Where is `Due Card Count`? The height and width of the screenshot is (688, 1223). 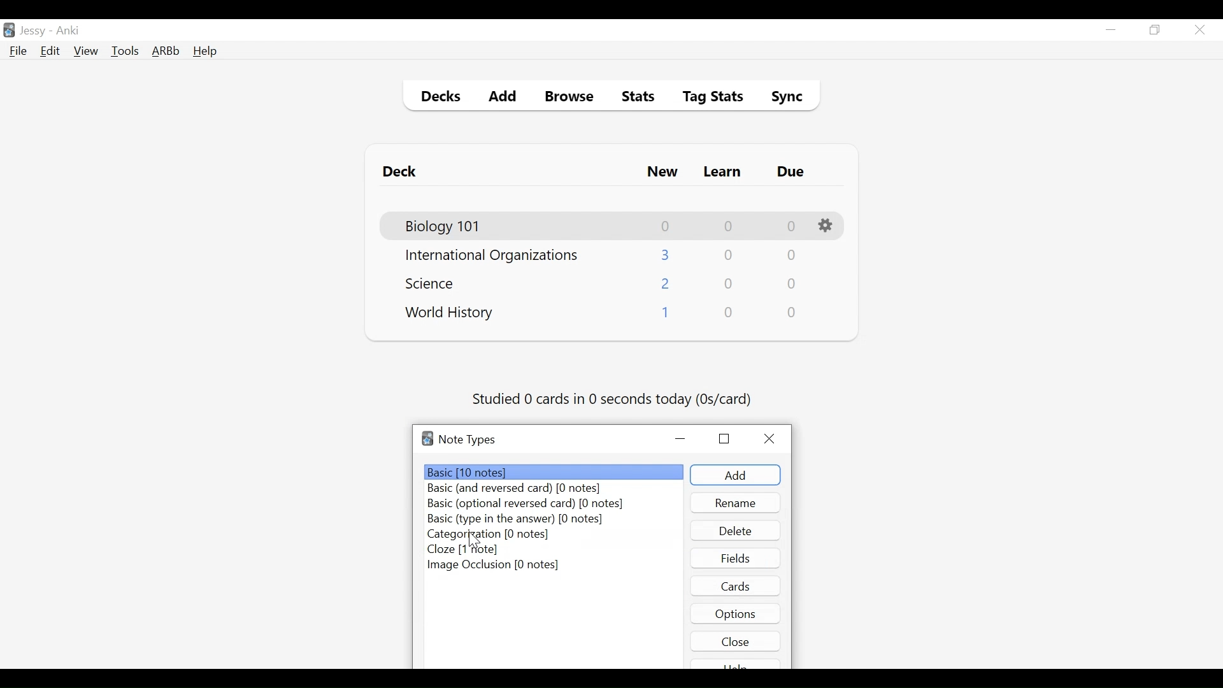 Due Card Count is located at coordinates (790, 257).